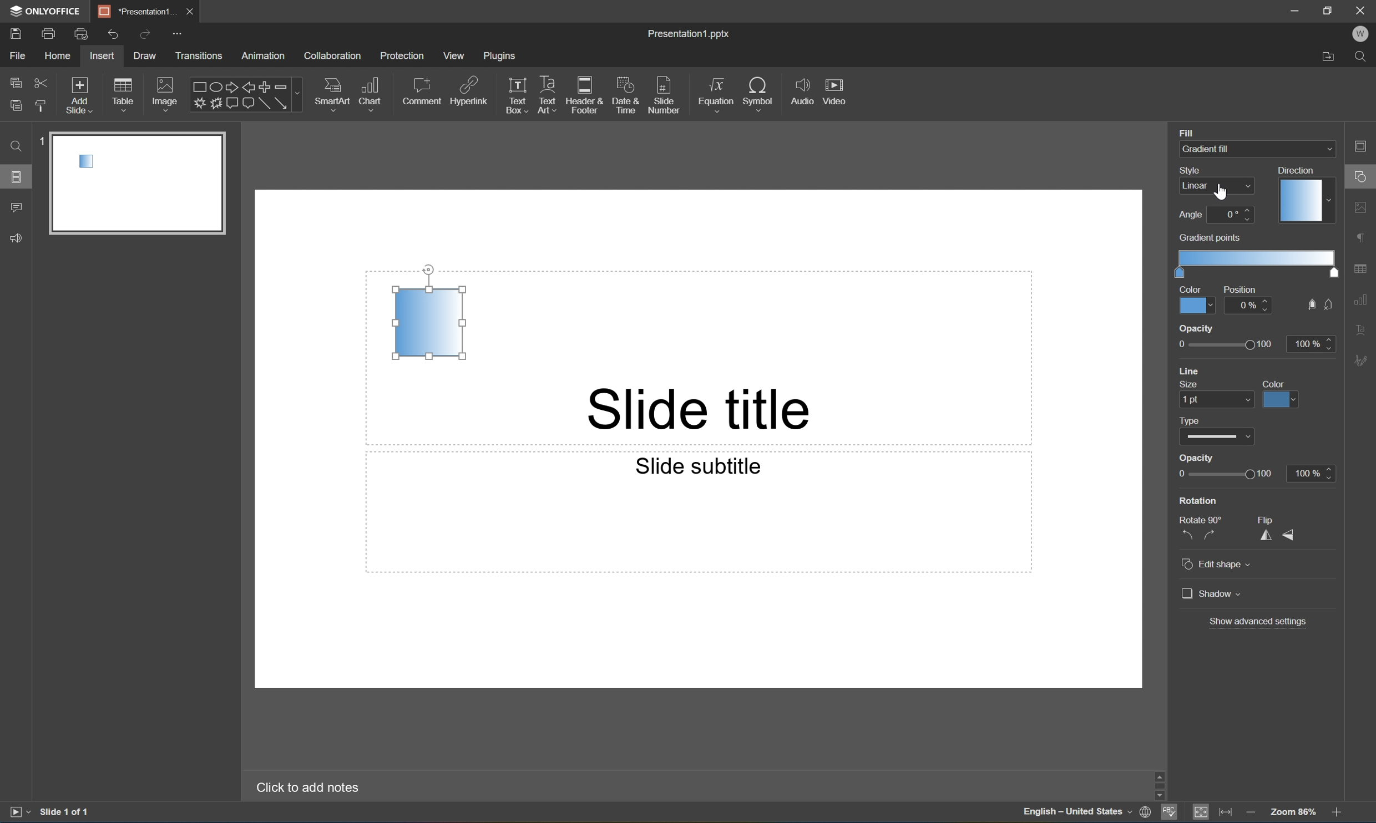 This screenshot has width=1376, height=823. I want to click on Presentation1..., so click(133, 11).